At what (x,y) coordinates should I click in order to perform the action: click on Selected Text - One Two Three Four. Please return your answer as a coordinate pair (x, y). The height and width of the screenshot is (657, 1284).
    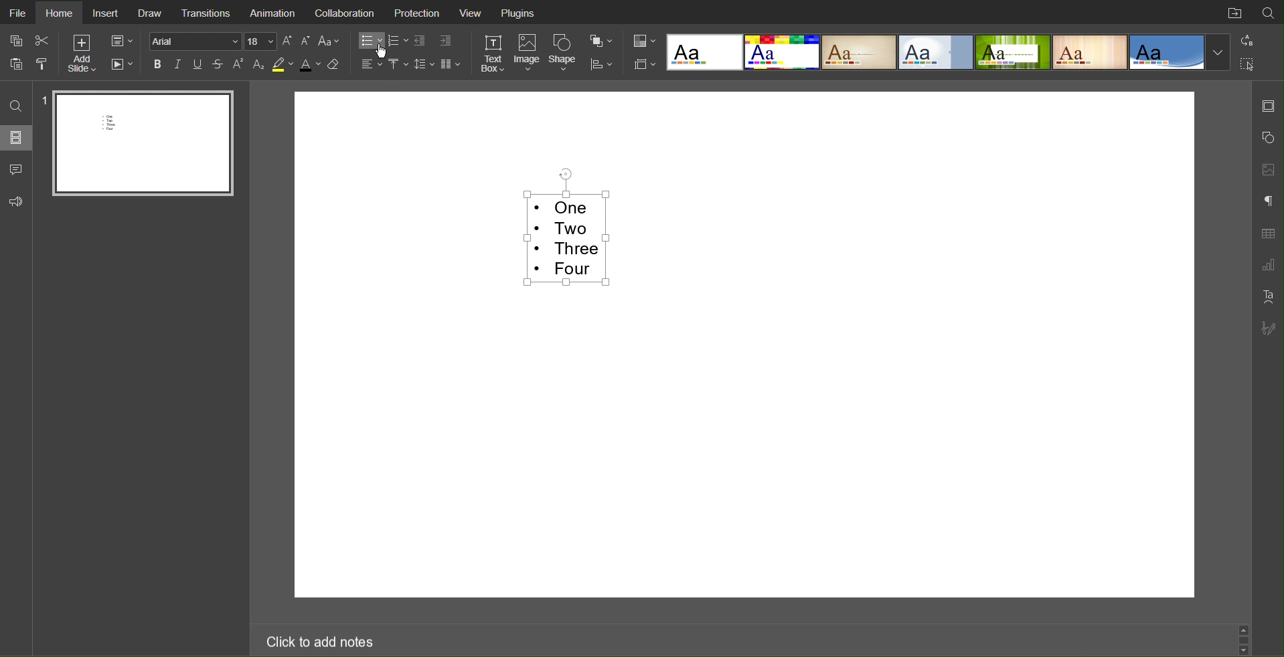
    Looking at the image, I should click on (567, 234).